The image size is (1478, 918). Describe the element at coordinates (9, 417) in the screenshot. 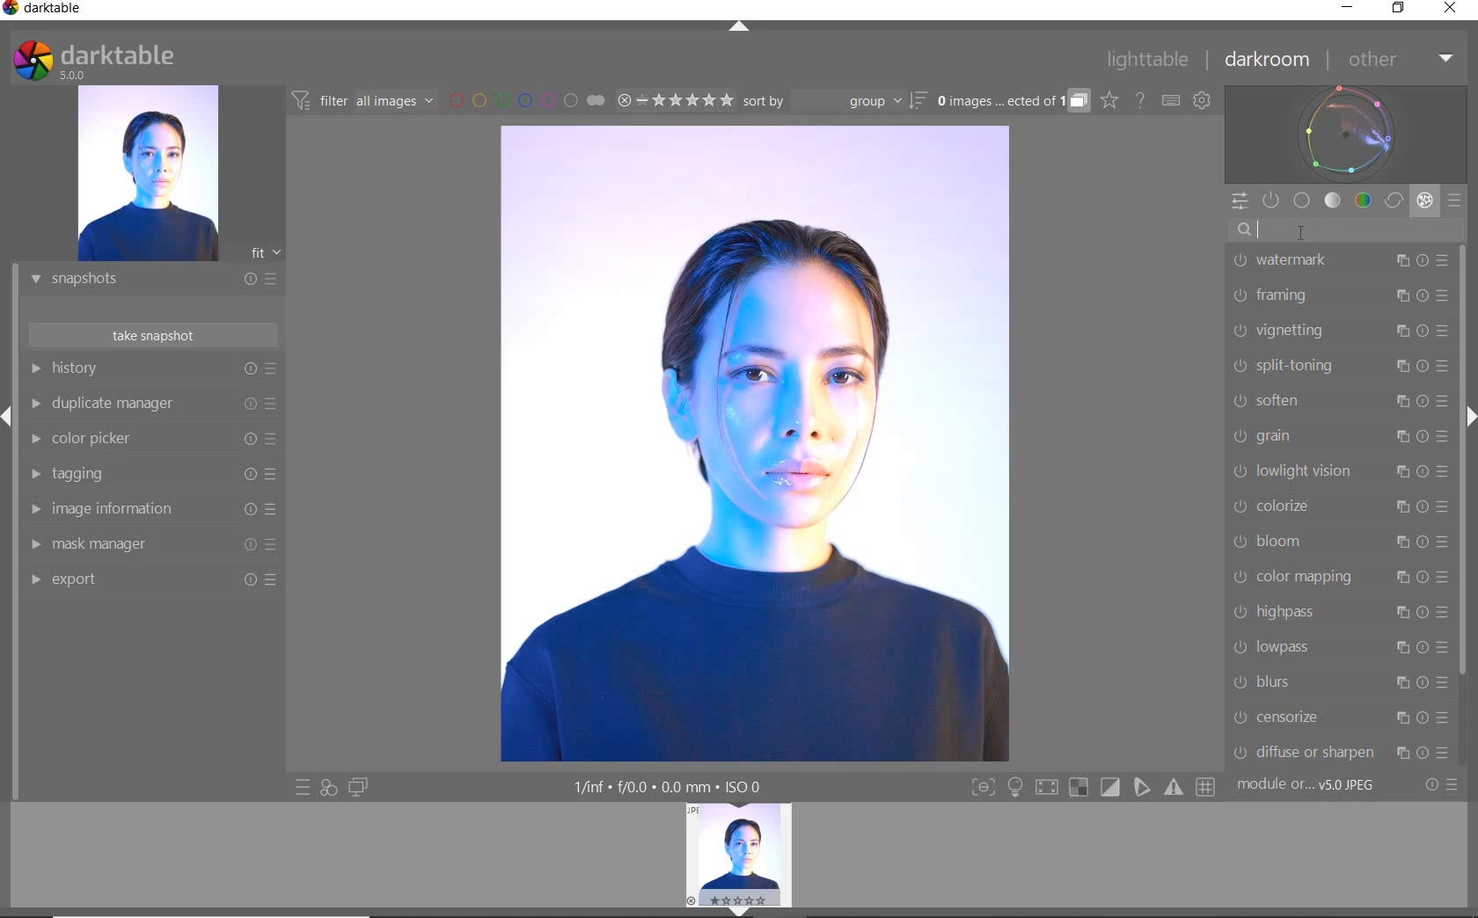

I see `Expand/Collapse` at that location.